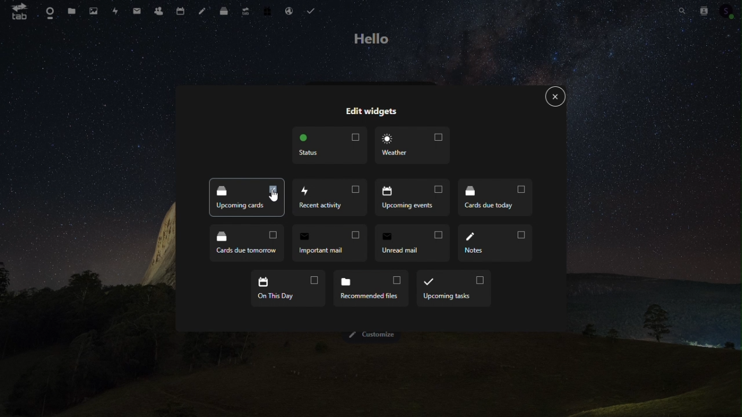  Describe the element at coordinates (245, 12) in the screenshot. I see `Upgrade` at that location.